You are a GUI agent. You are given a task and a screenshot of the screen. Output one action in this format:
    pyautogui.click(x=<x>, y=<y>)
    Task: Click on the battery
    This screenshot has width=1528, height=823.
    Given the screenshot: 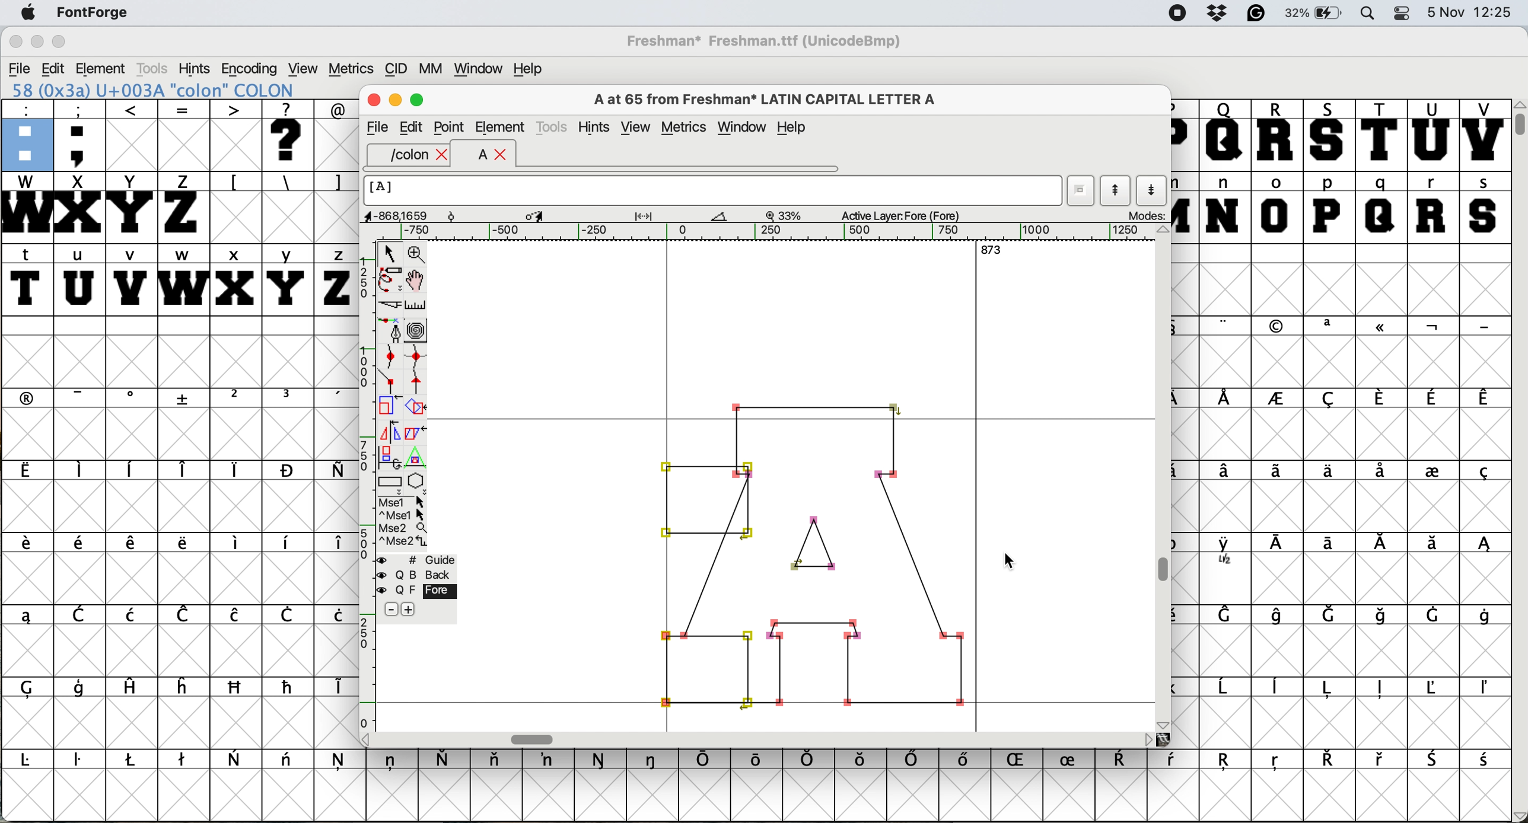 What is the action you would take?
    pyautogui.click(x=1316, y=14)
    